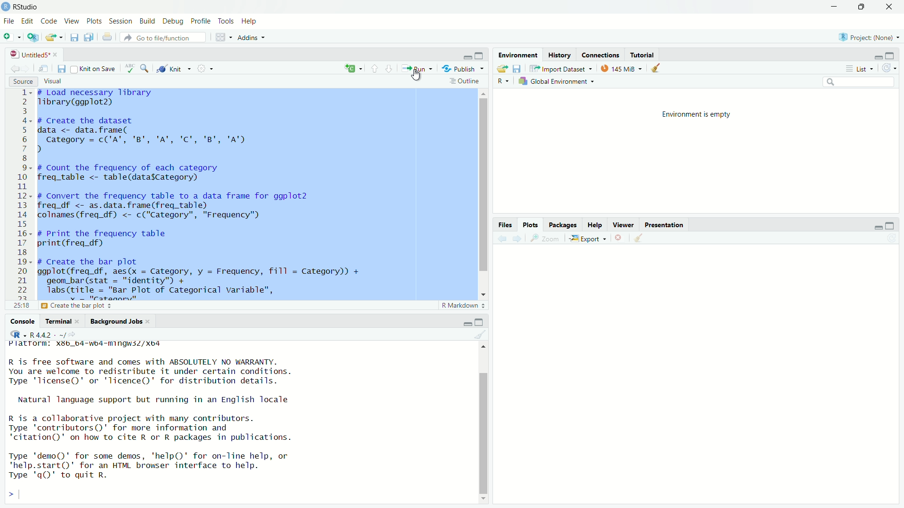  What do you see at coordinates (862, 69) in the screenshot?
I see `list` at bounding box center [862, 69].